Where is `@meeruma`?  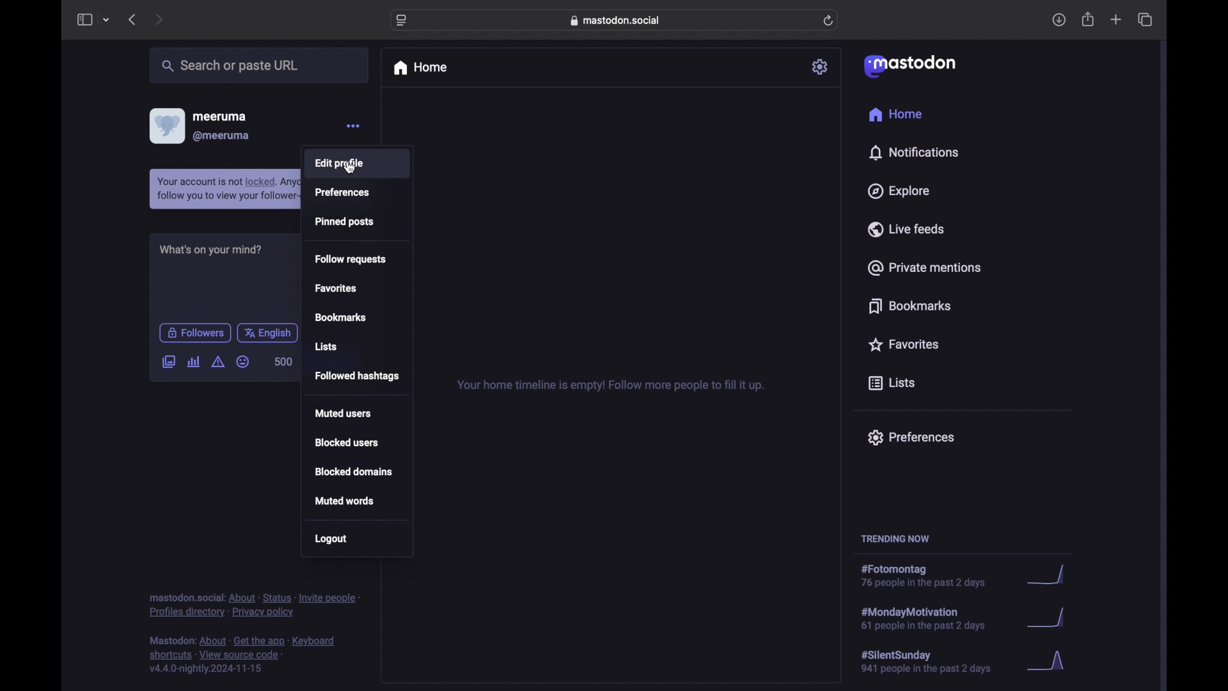 @meeruma is located at coordinates (222, 136).